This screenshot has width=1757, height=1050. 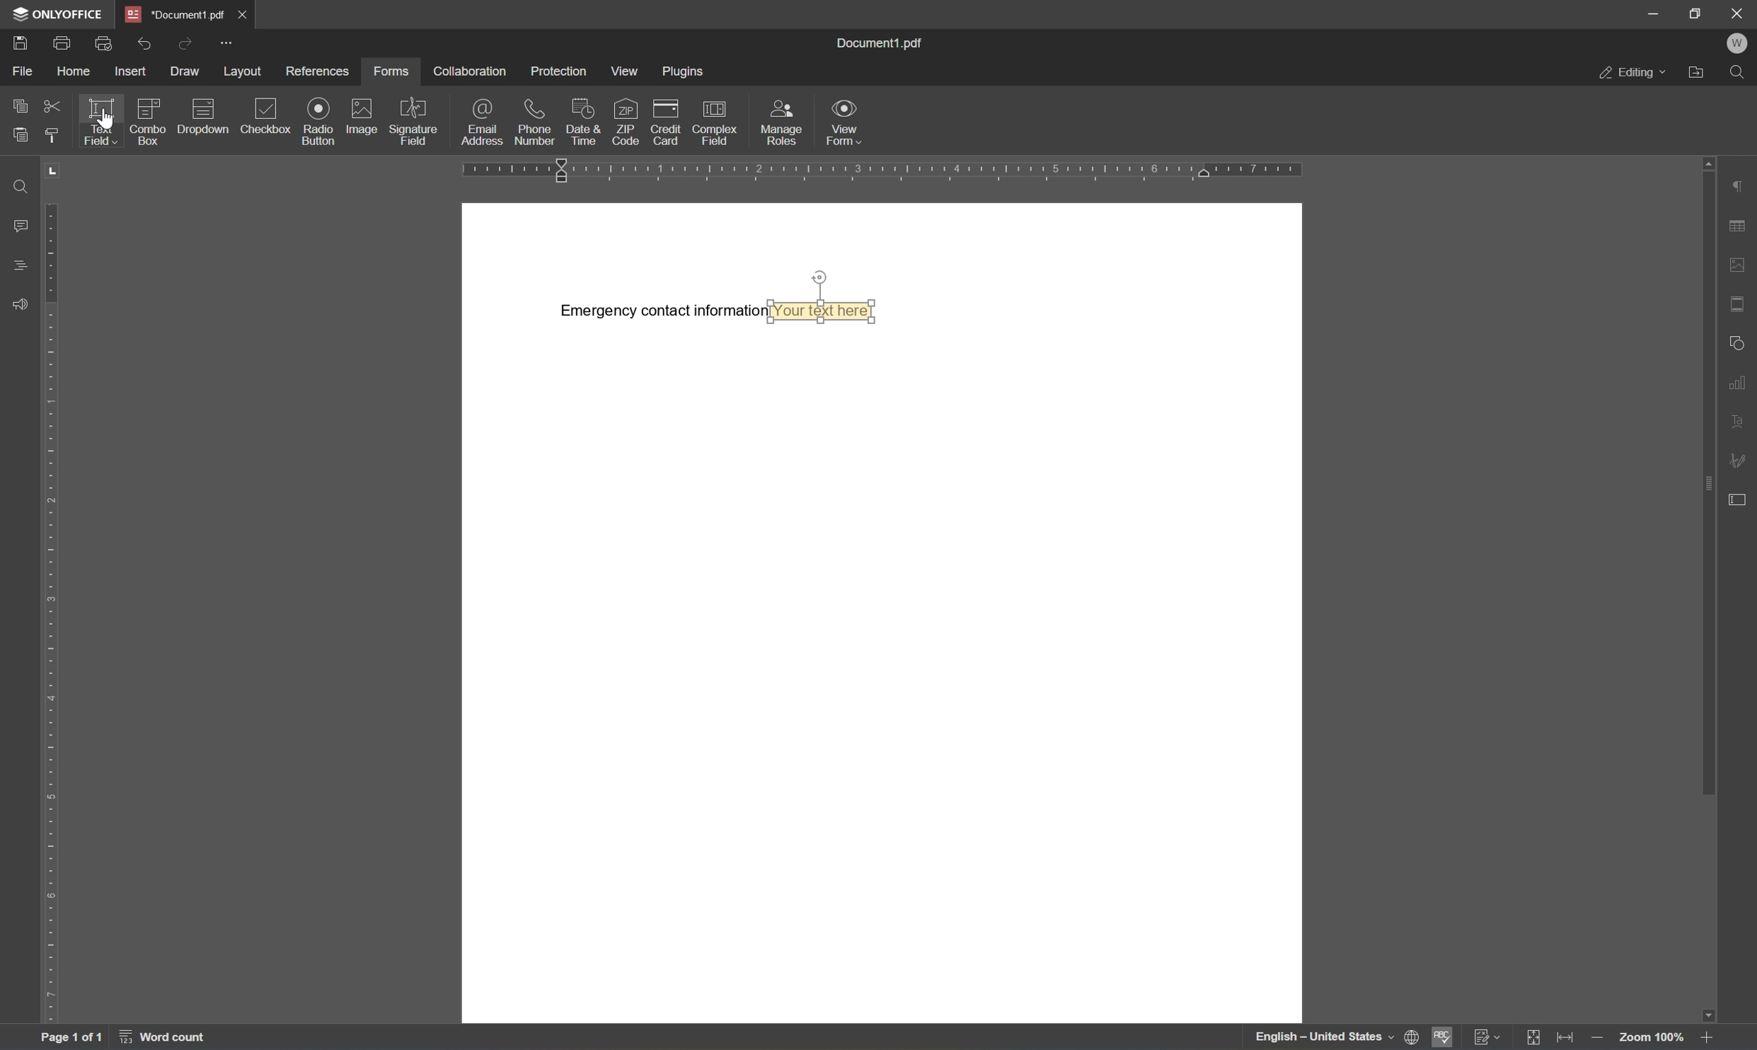 What do you see at coordinates (103, 44) in the screenshot?
I see `quick print` at bounding box center [103, 44].